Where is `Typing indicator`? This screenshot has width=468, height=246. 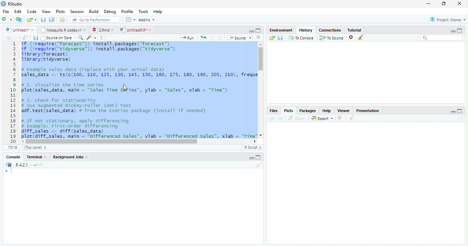 Typing indicator is located at coordinates (10, 172).